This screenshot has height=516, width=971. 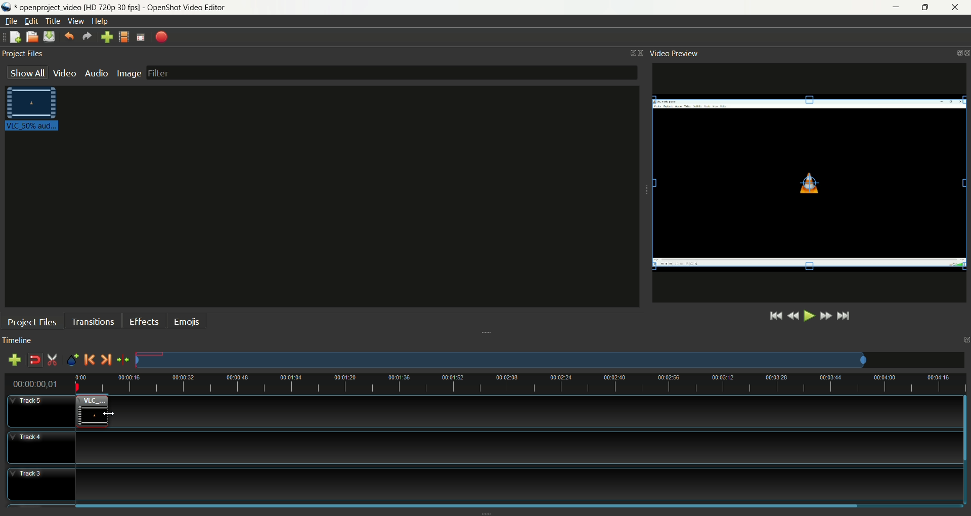 I want to click on project files, so click(x=32, y=321).